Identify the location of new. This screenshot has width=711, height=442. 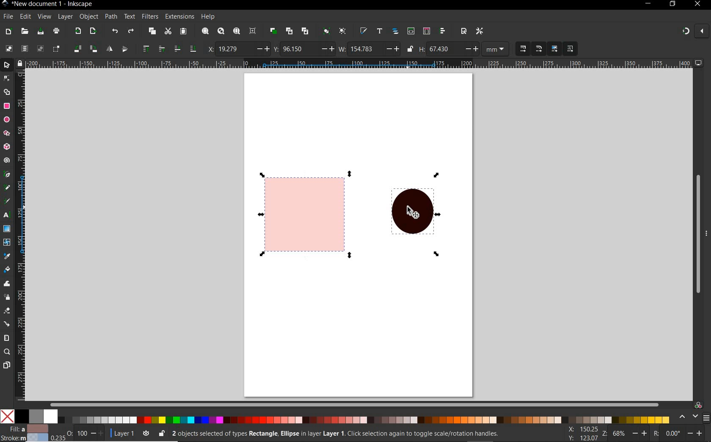
(8, 32).